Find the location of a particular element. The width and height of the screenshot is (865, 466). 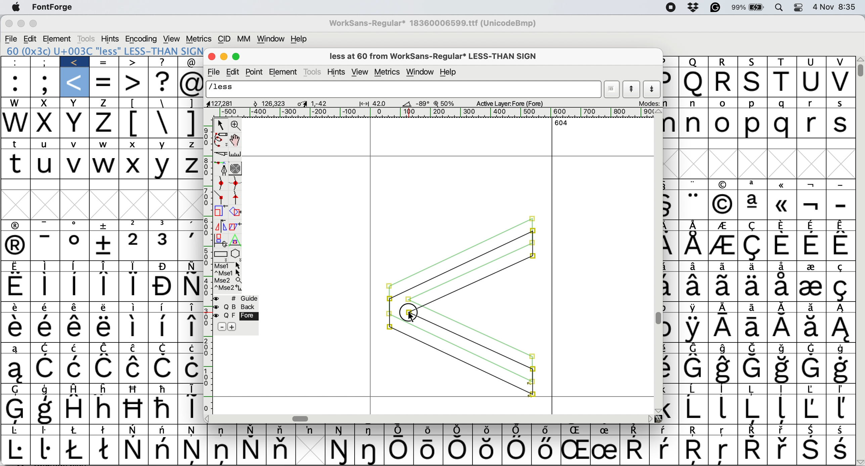

Symbol is located at coordinates (46, 409).